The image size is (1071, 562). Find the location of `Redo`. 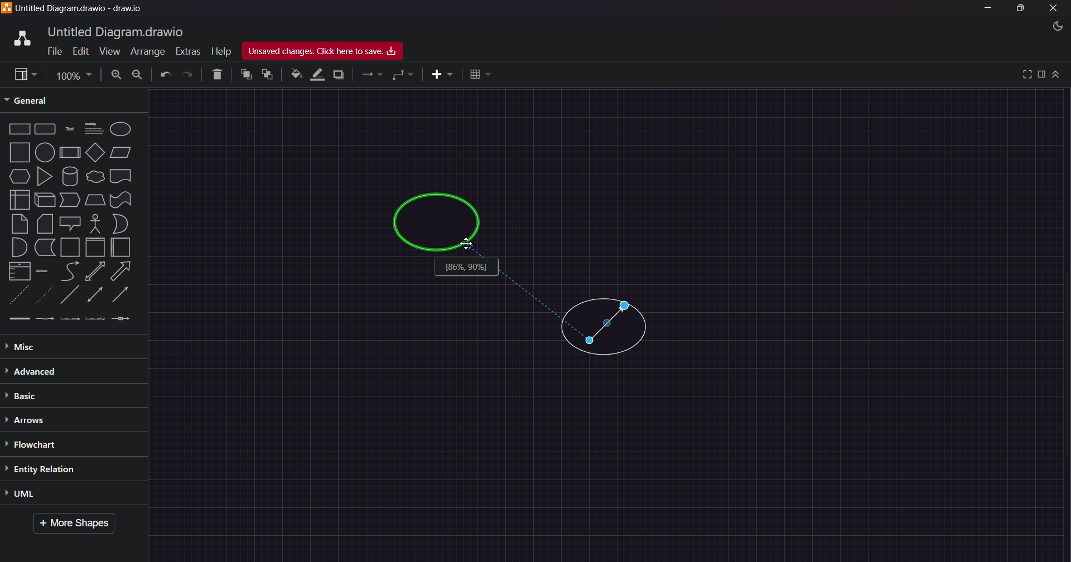

Redo is located at coordinates (189, 75).